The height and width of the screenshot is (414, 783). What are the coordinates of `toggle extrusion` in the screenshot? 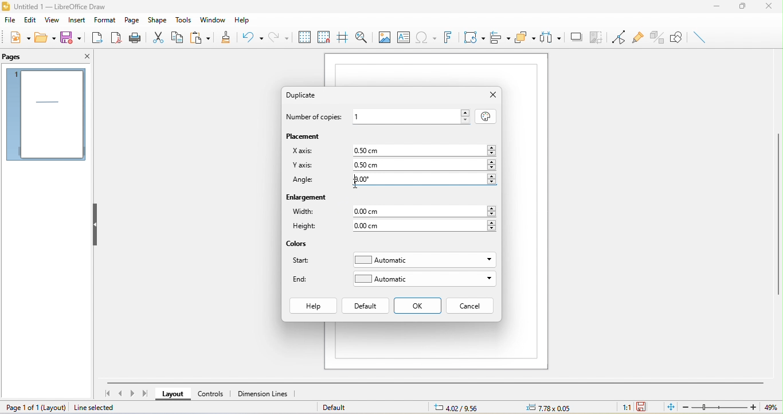 It's located at (657, 37).